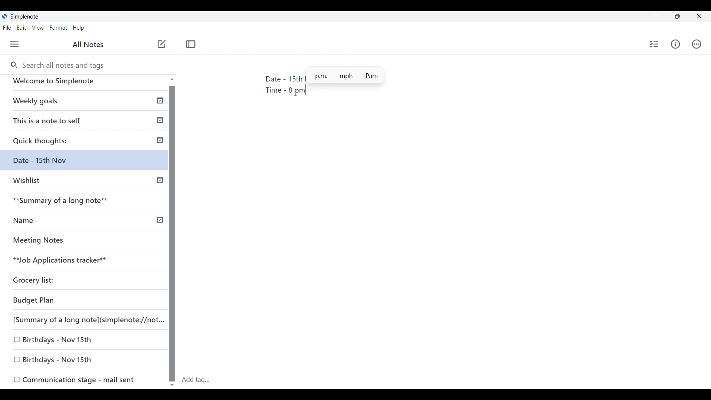 This screenshot has width=711, height=400. What do you see at coordinates (57, 64) in the screenshot?
I see `Search all notes and tags` at bounding box center [57, 64].